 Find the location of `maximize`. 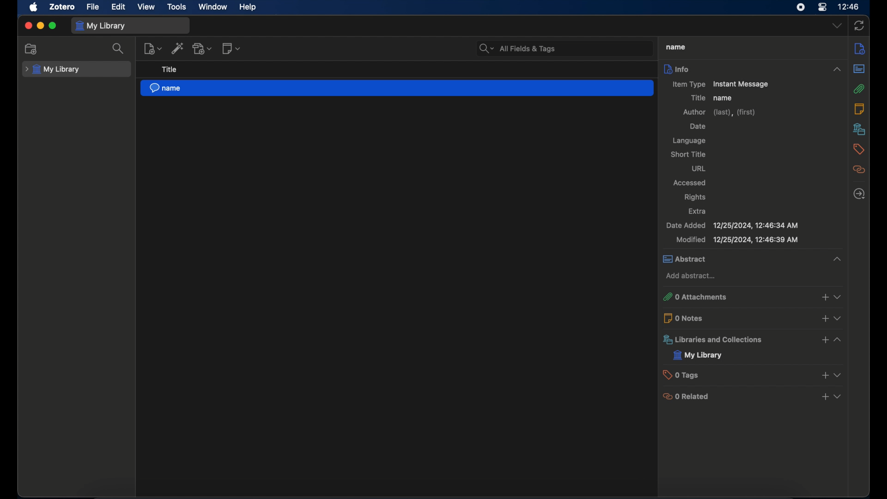

maximize is located at coordinates (53, 25).